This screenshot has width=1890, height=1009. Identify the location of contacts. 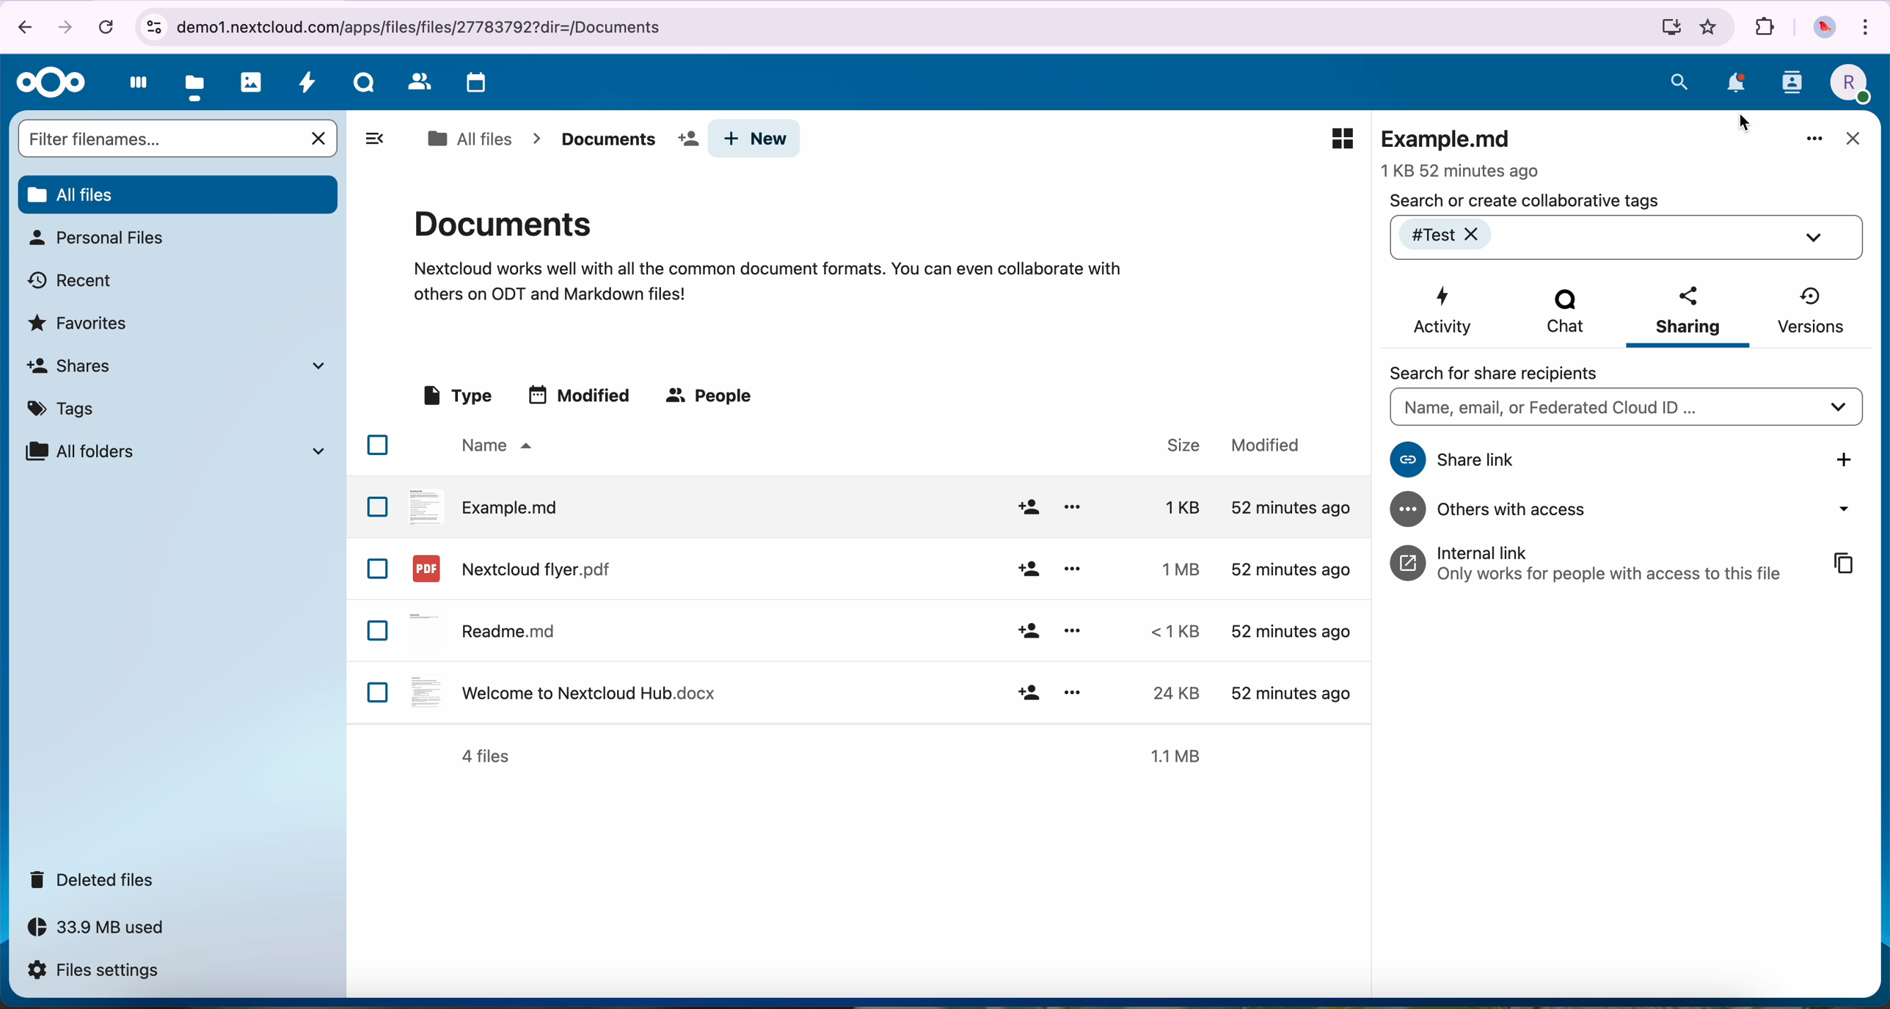
(417, 82).